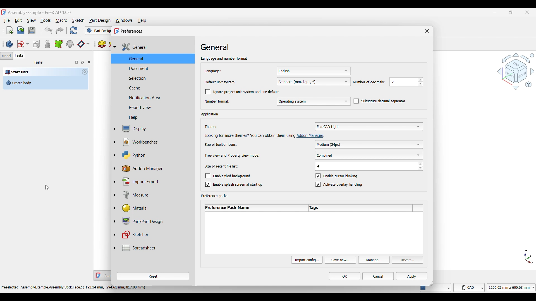  I want to click on Preference pack name, so click(255, 208).